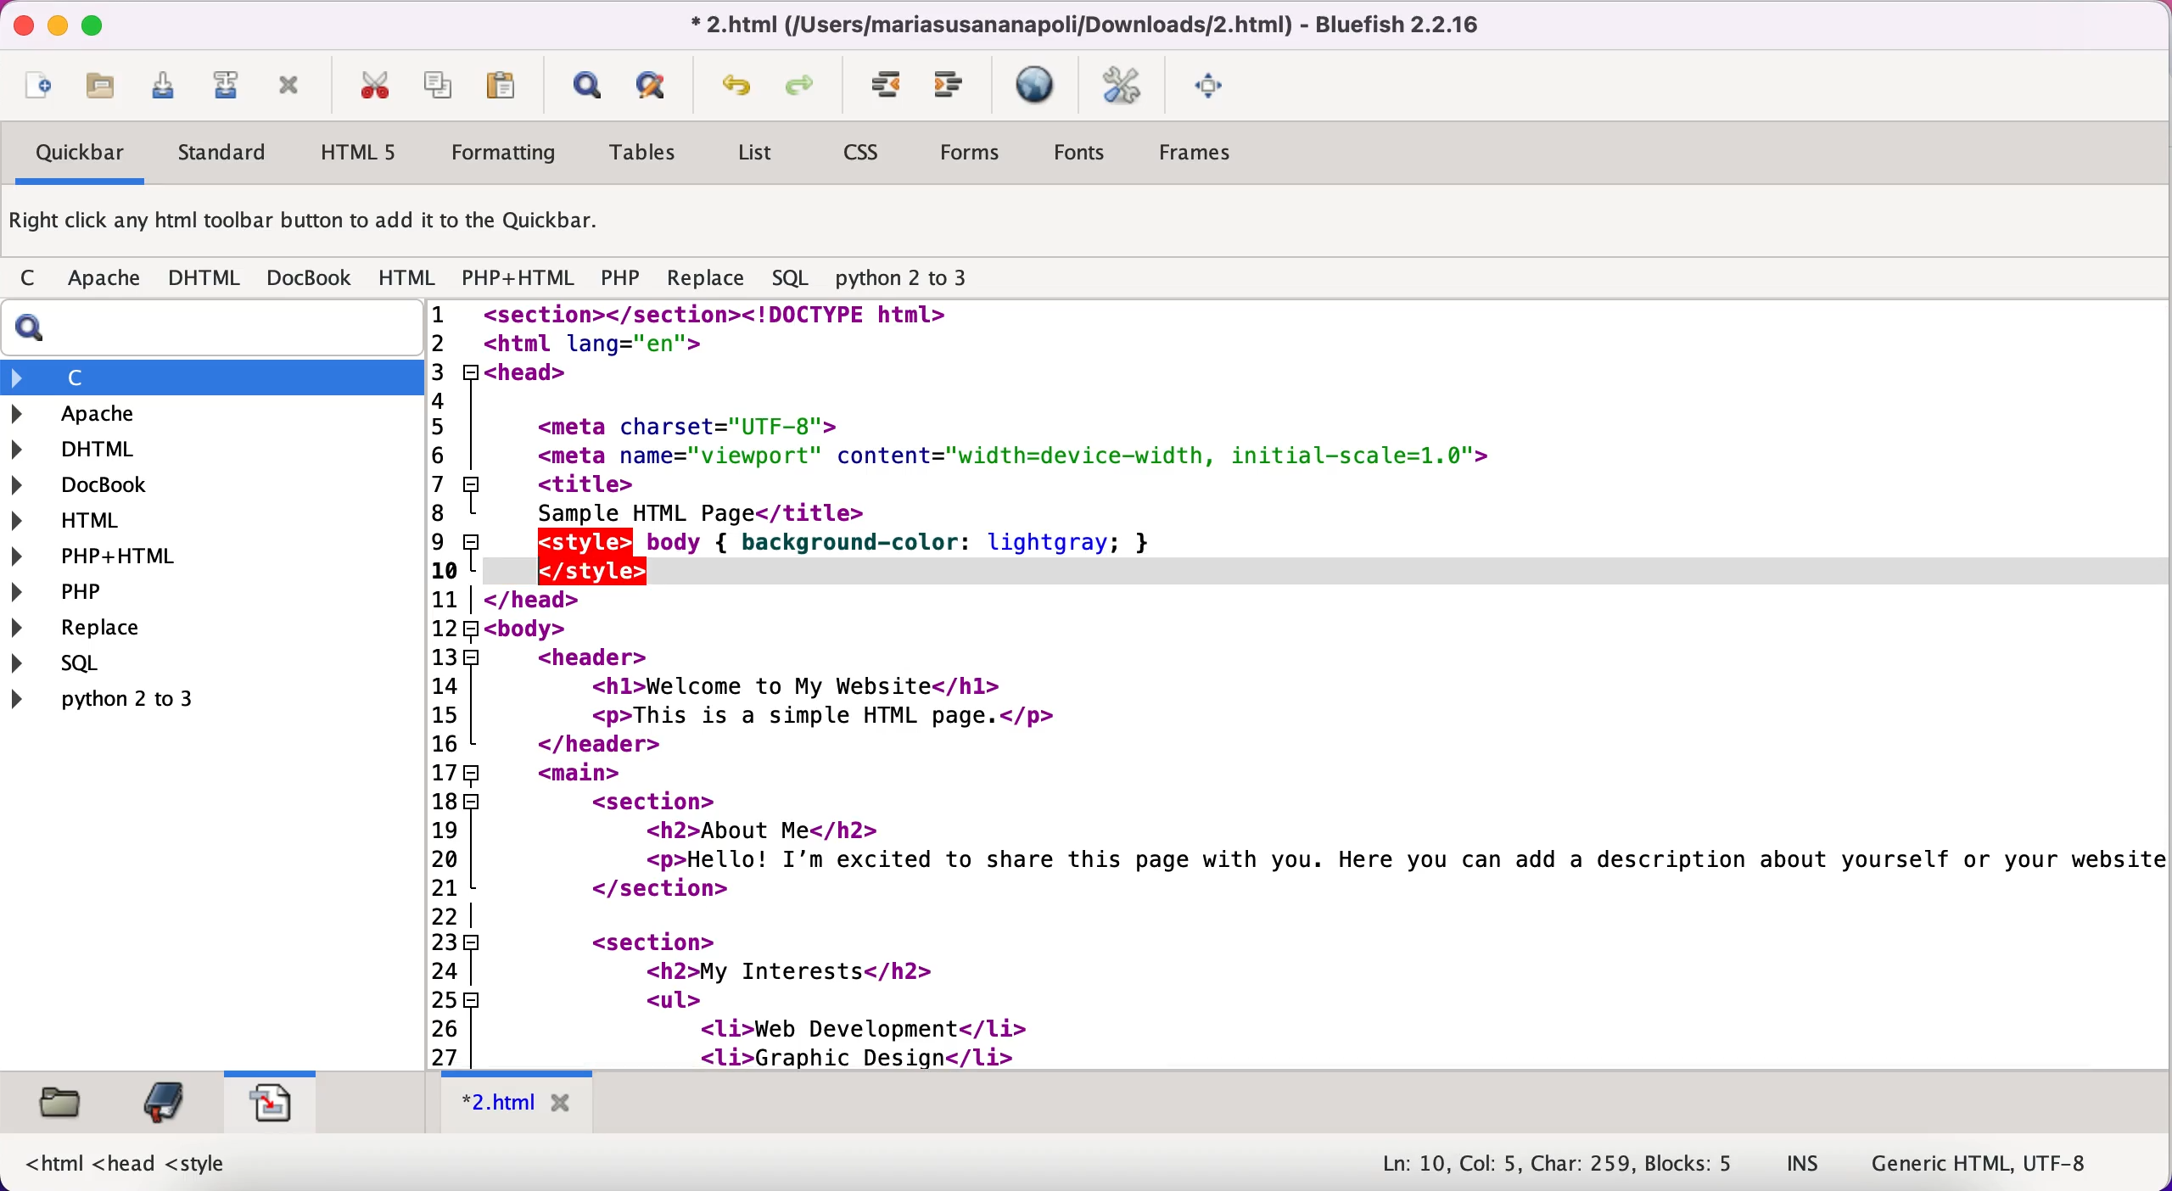 The image size is (2172, 1191). I want to click on text cursor , so click(541, 573).